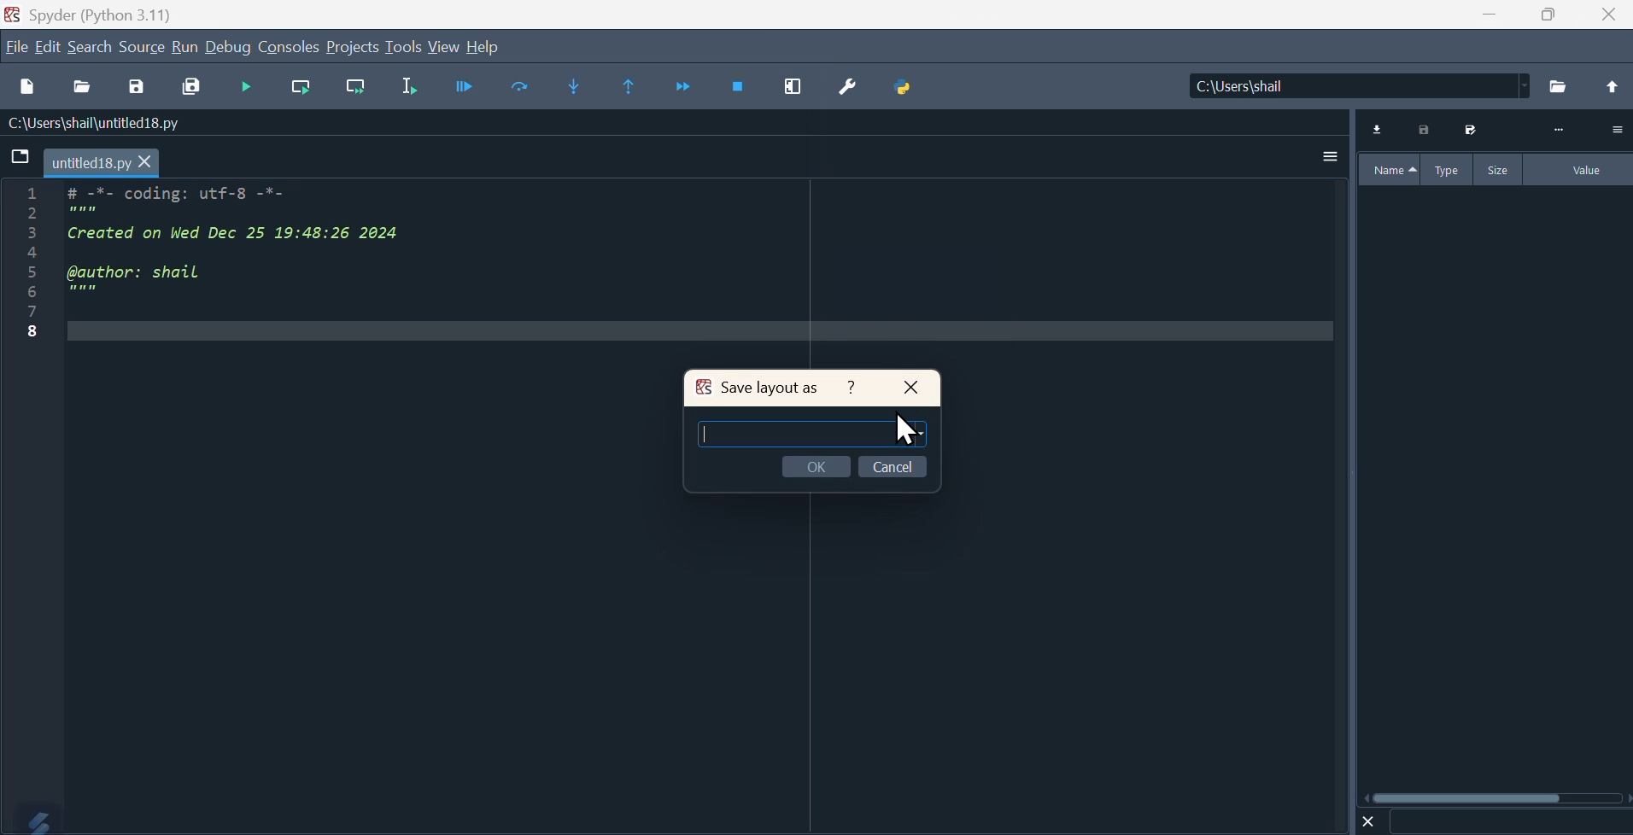 Image resolution: width=1633 pixels, height=835 pixels. I want to click on Save all, so click(191, 88).